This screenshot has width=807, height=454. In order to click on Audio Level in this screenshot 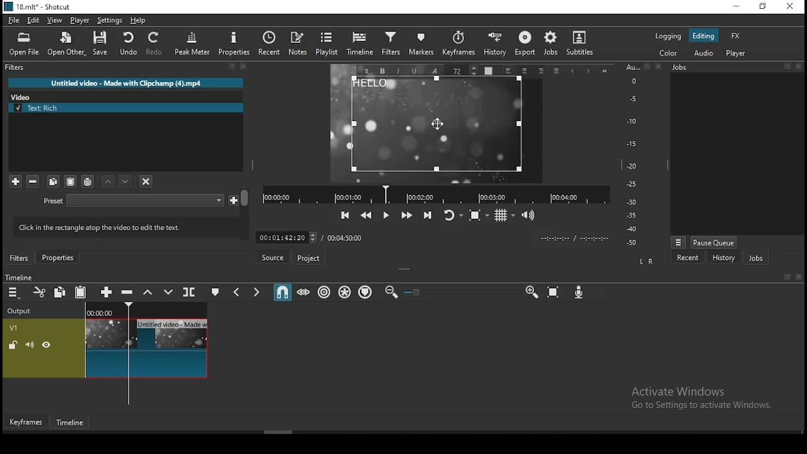, I will do `click(636, 155)`.